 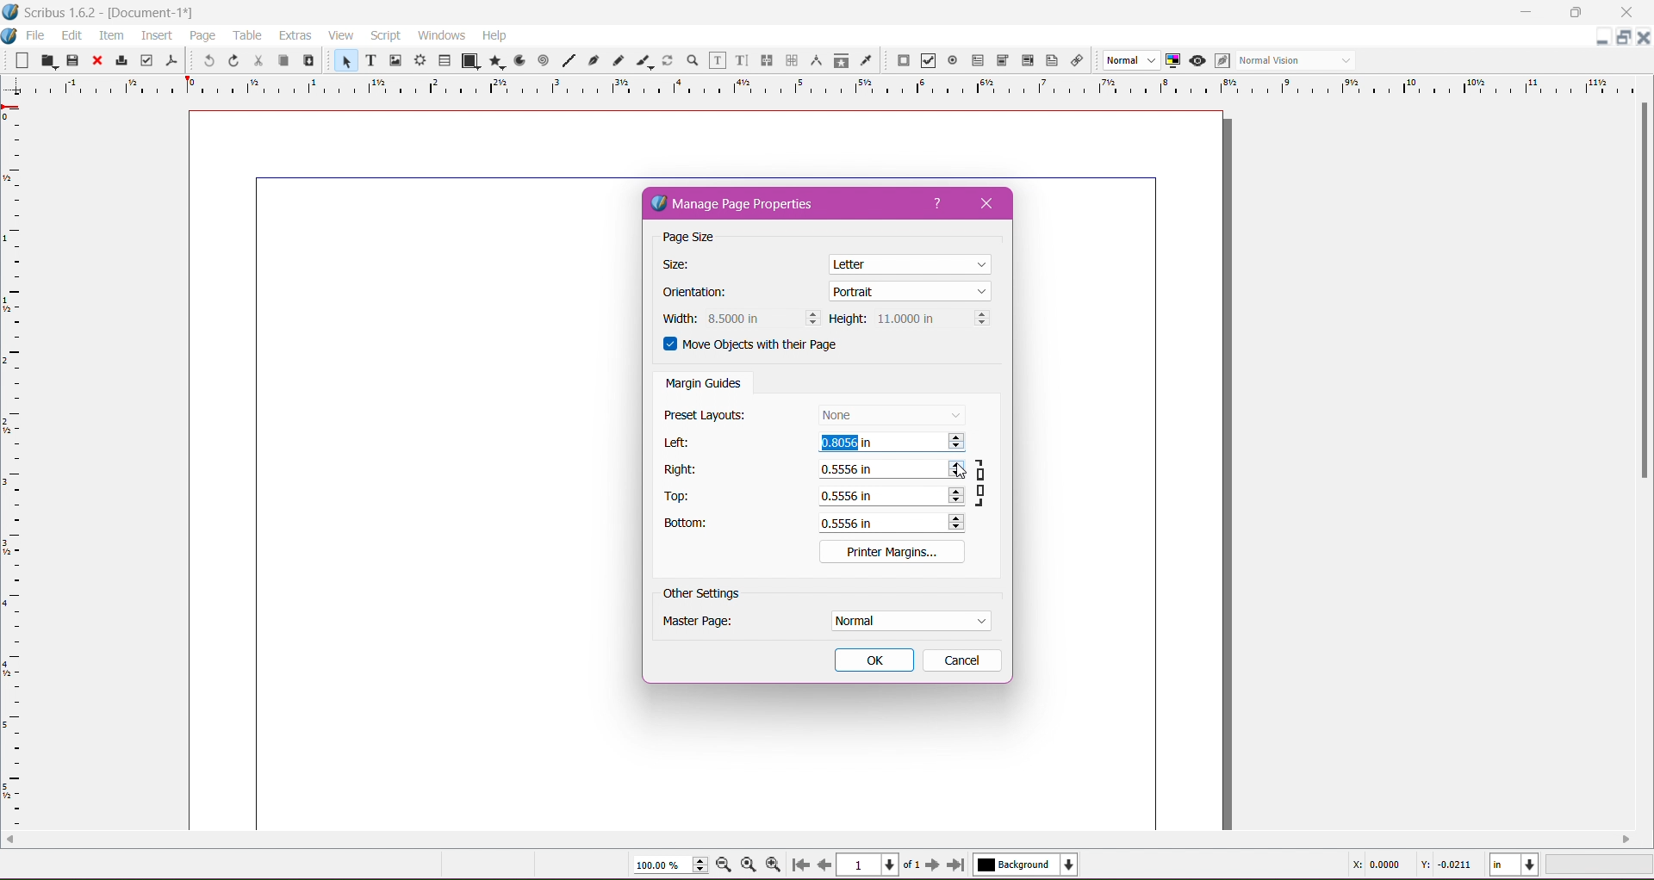 What do you see at coordinates (680, 443) in the screenshot?
I see `Left` at bounding box center [680, 443].